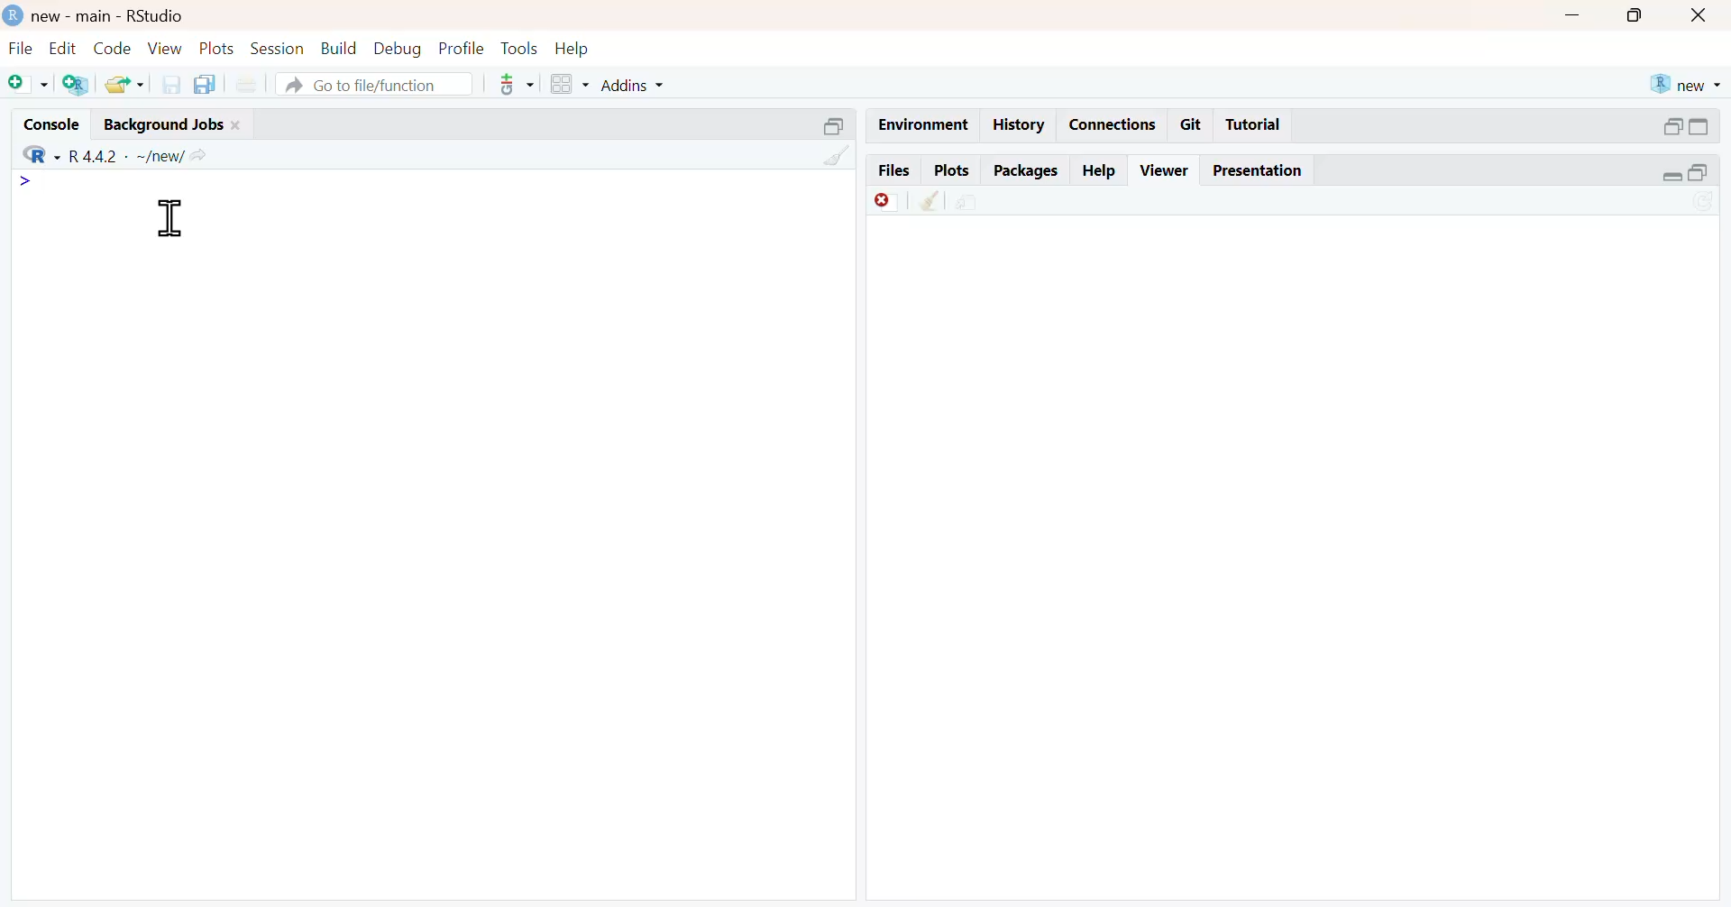 Image resolution: width=1731 pixels, height=907 pixels. I want to click on view the current working directory, so click(204, 155).